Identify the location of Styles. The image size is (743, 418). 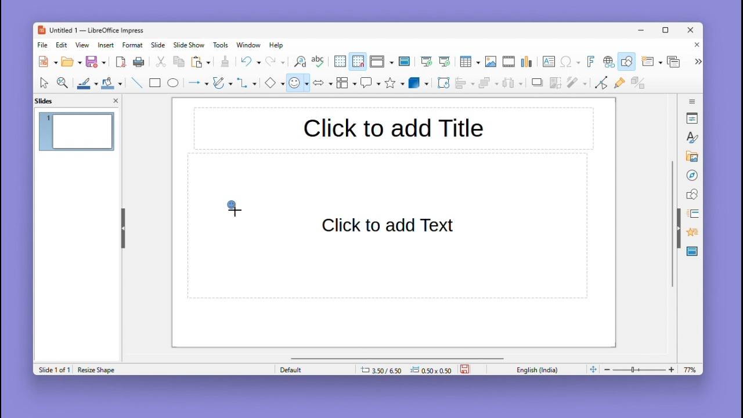
(693, 137).